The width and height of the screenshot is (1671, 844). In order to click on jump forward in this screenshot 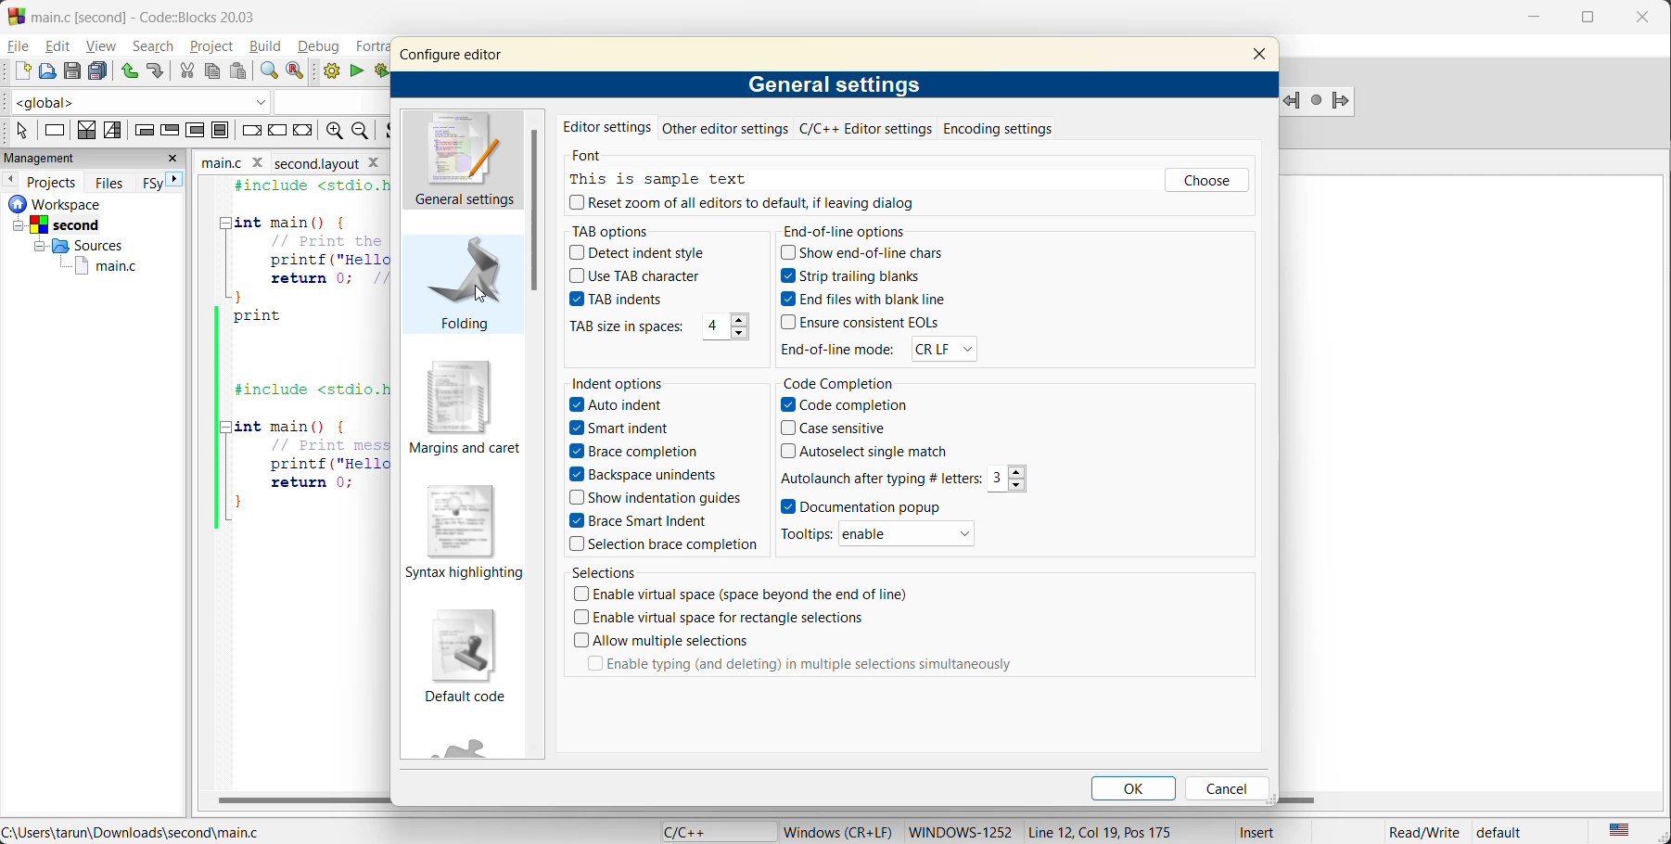, I will do `click(1342, 101)`.